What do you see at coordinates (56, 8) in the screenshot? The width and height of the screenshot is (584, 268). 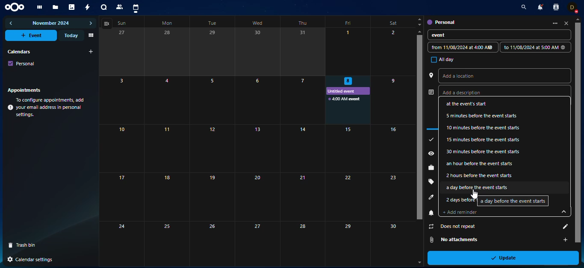 I see `files` at bounding box center [56, 8].